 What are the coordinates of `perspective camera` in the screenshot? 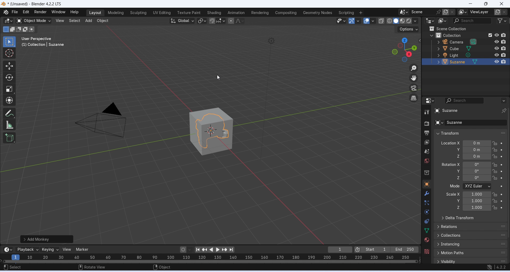 It's located at (101, 121).